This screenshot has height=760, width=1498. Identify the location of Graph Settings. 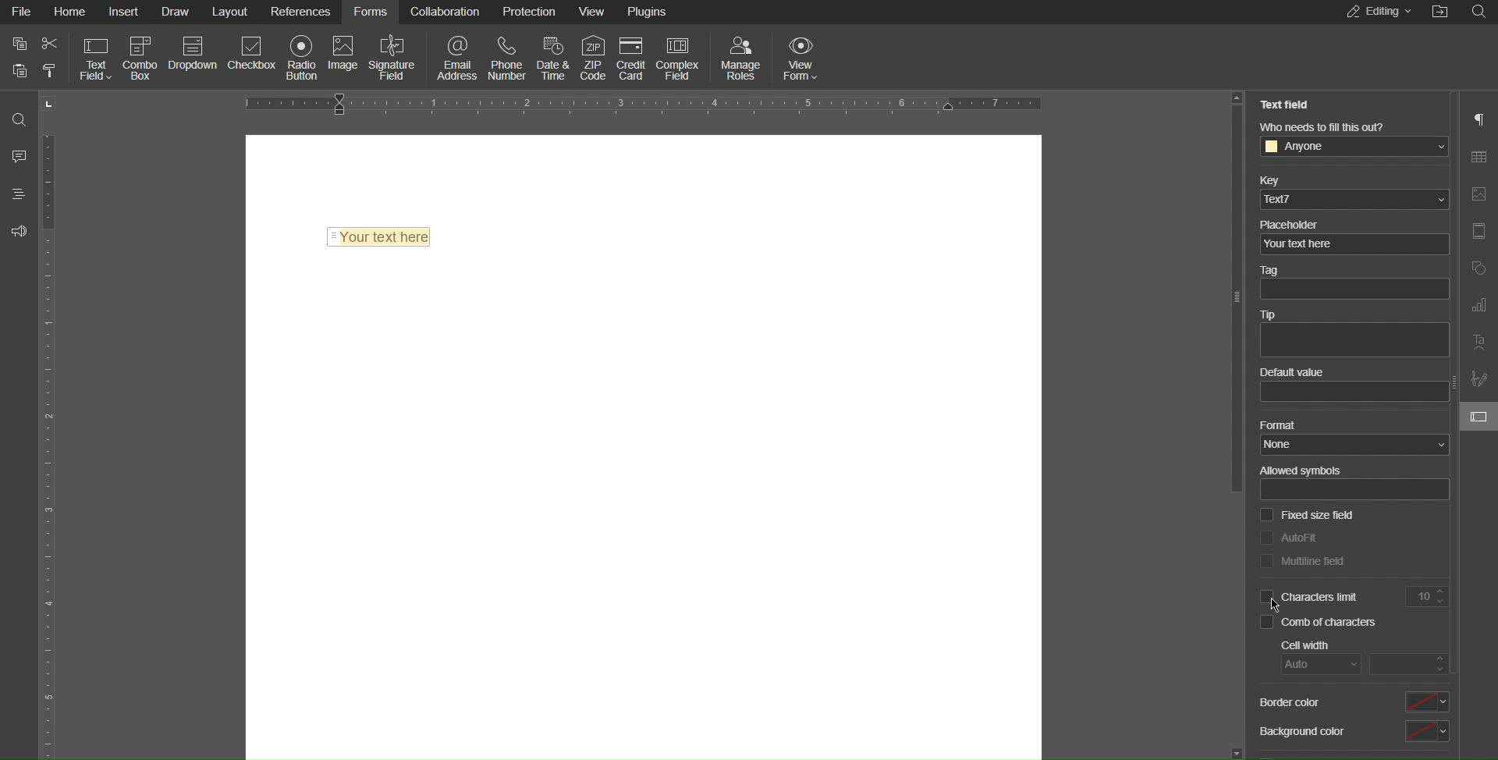
(1478, 306).